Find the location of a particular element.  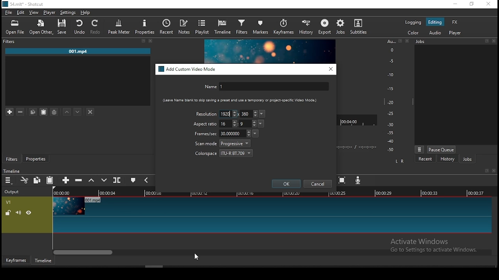

playlist is located at coordinates (203, 26).